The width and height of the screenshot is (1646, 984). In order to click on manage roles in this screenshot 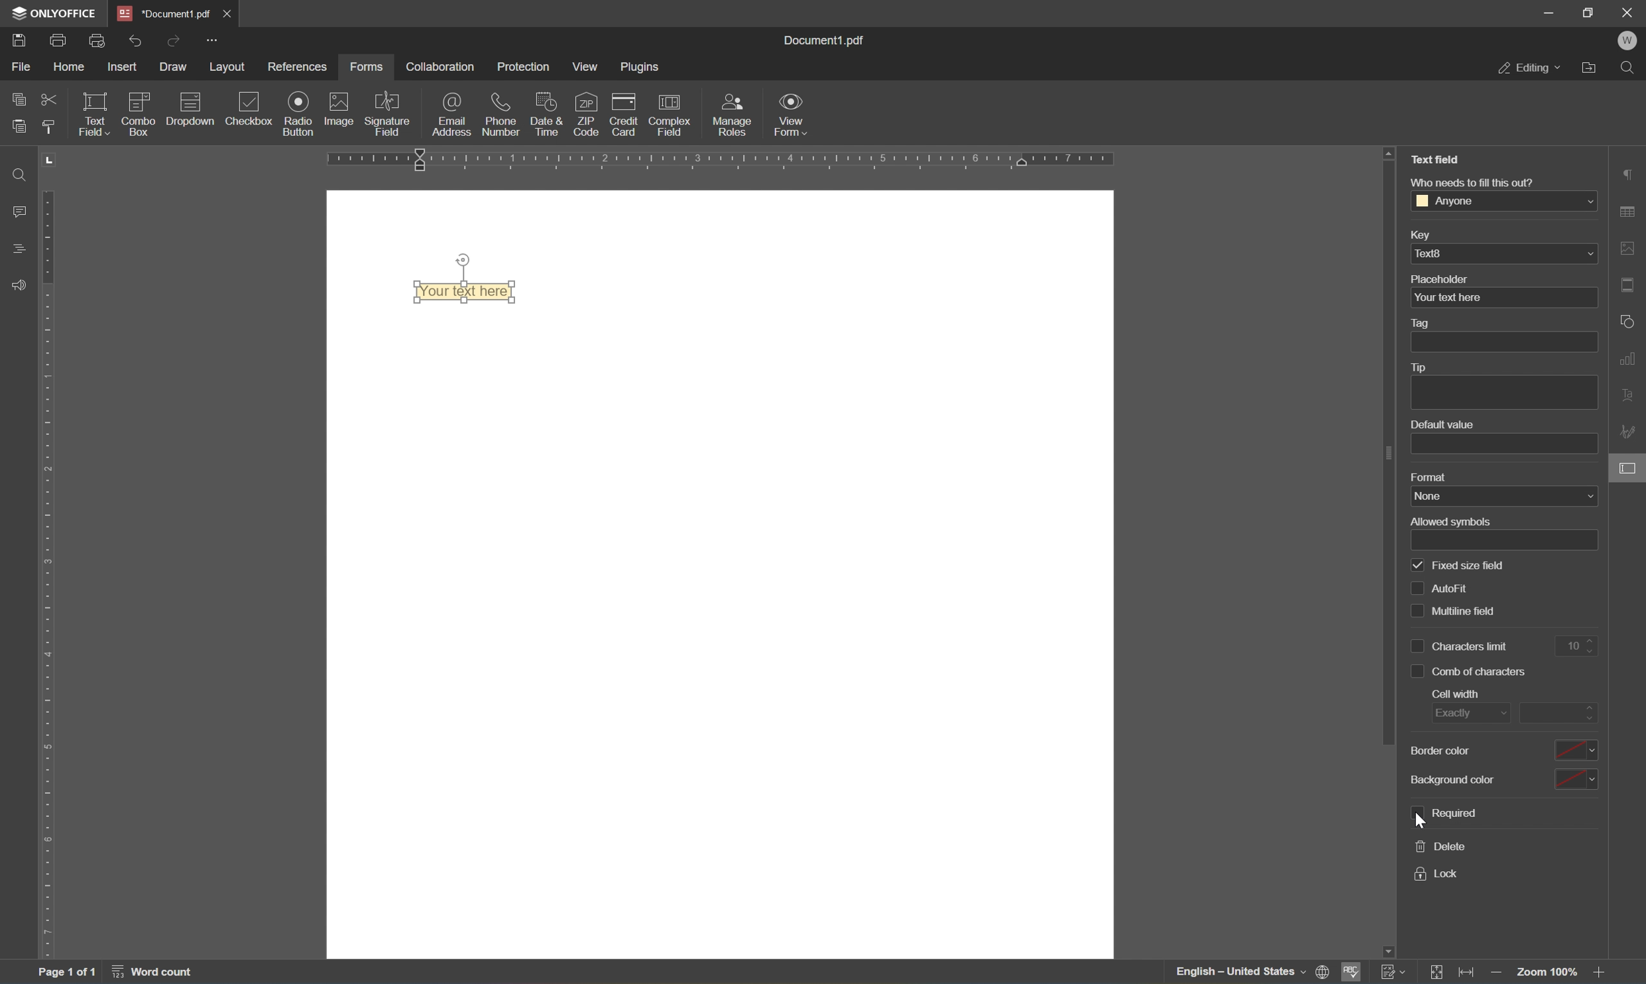, I will do `click(730, 117)`.